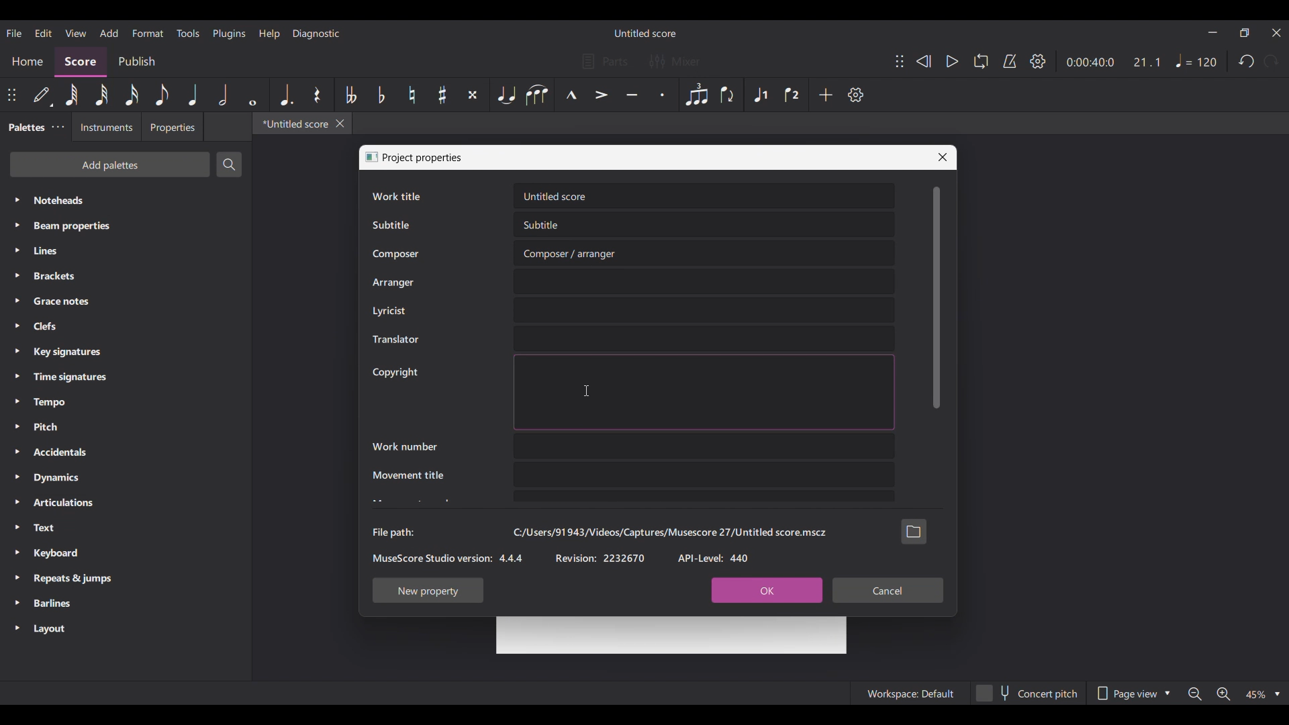  I want to click on Help menu, so click(269, 34).